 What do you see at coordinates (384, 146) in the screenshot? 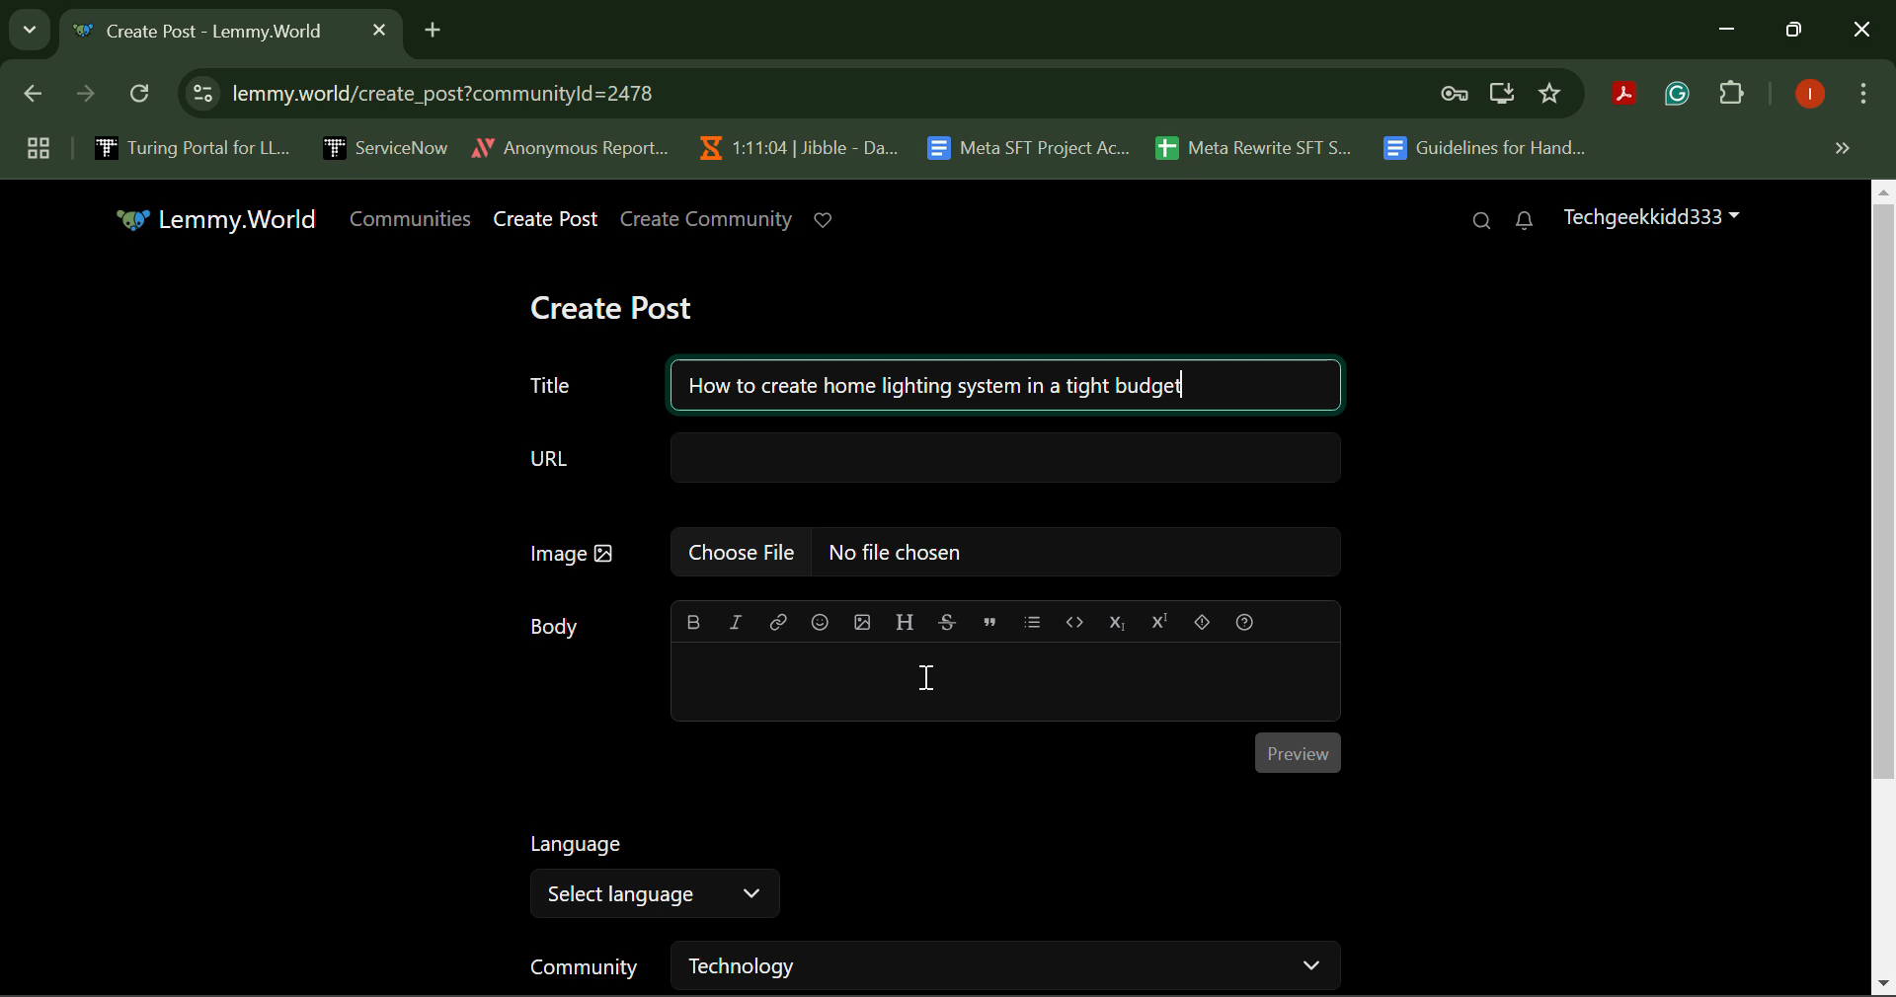
I see `ServiceNow` at bounding box center [384, 146].